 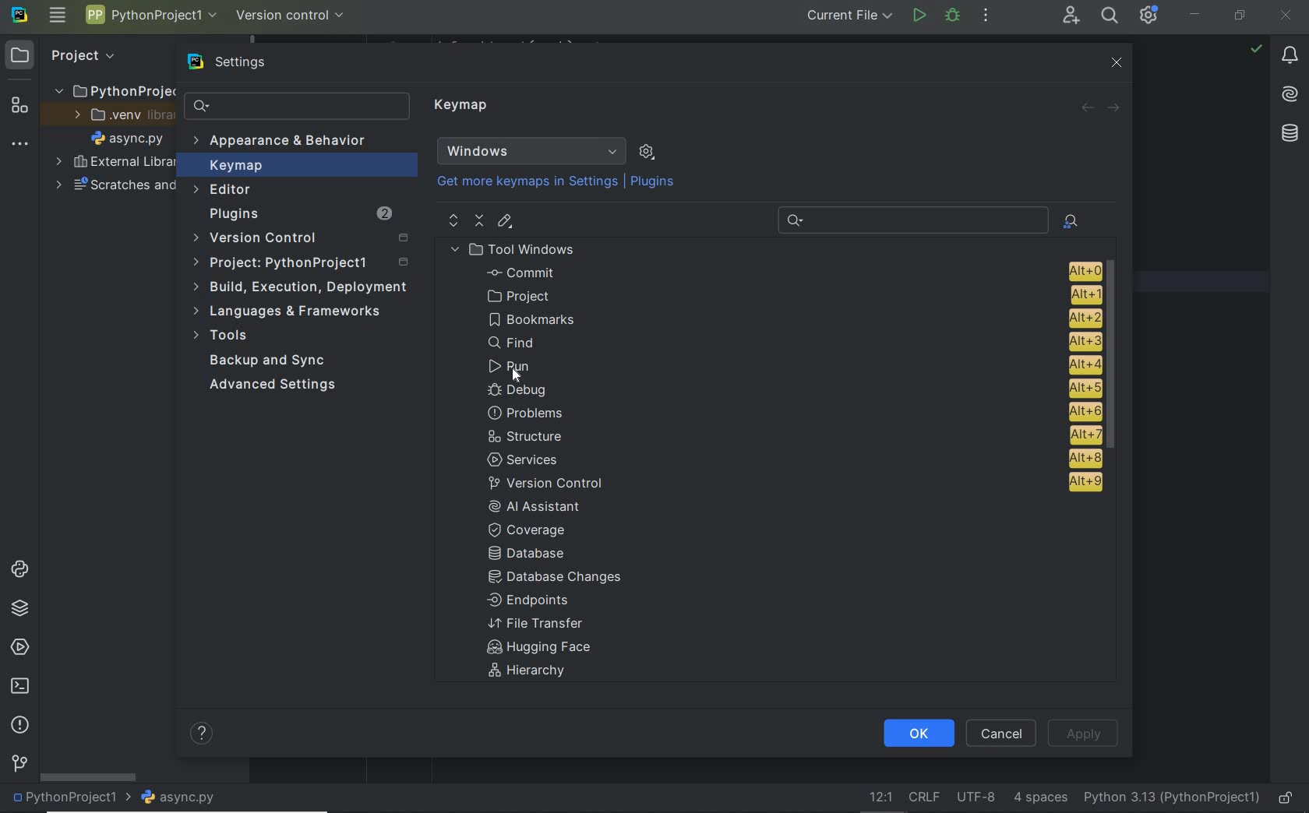 I want to click on main menu, so click(x=57, y=16).